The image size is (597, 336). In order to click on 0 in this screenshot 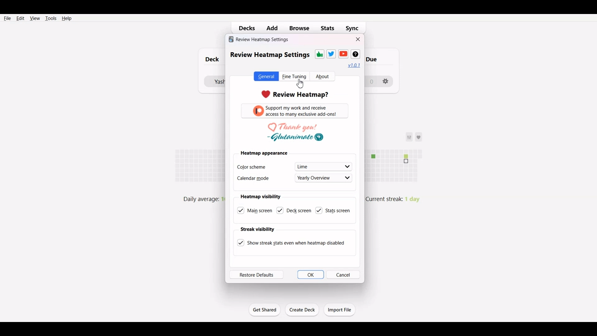, I will do `click(372, 81)`.